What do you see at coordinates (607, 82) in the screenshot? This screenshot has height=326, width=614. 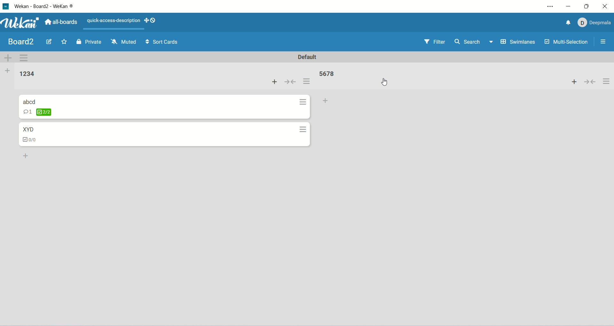 I see `options` at bounding box center [607, 82].